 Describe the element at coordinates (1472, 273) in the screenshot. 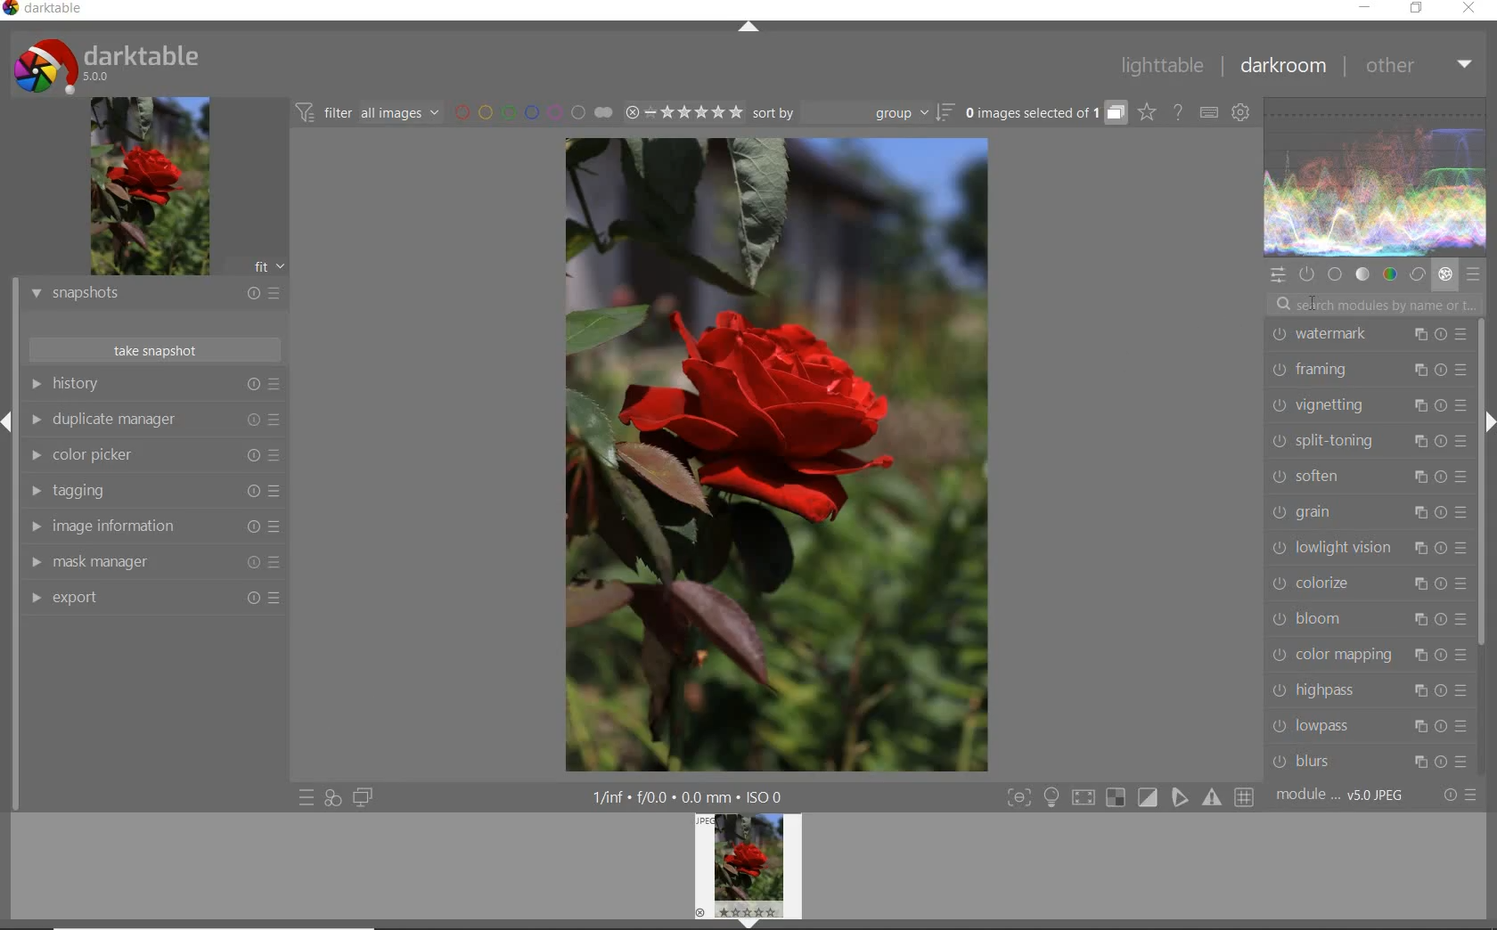

I see `presets` at that location.